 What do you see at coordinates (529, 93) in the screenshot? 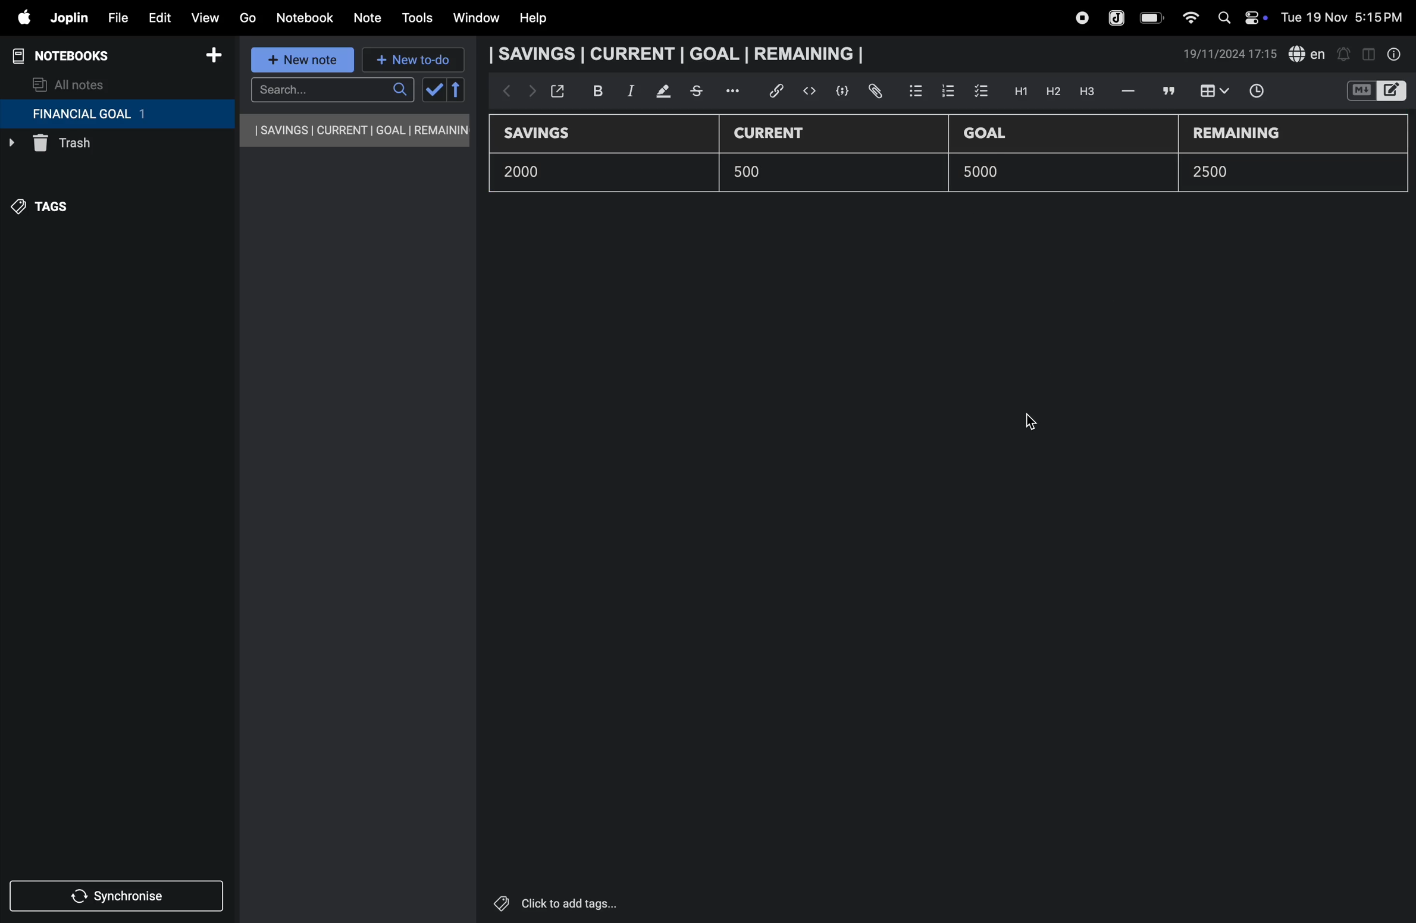
I see `forward` at bounding box center [529, 93].